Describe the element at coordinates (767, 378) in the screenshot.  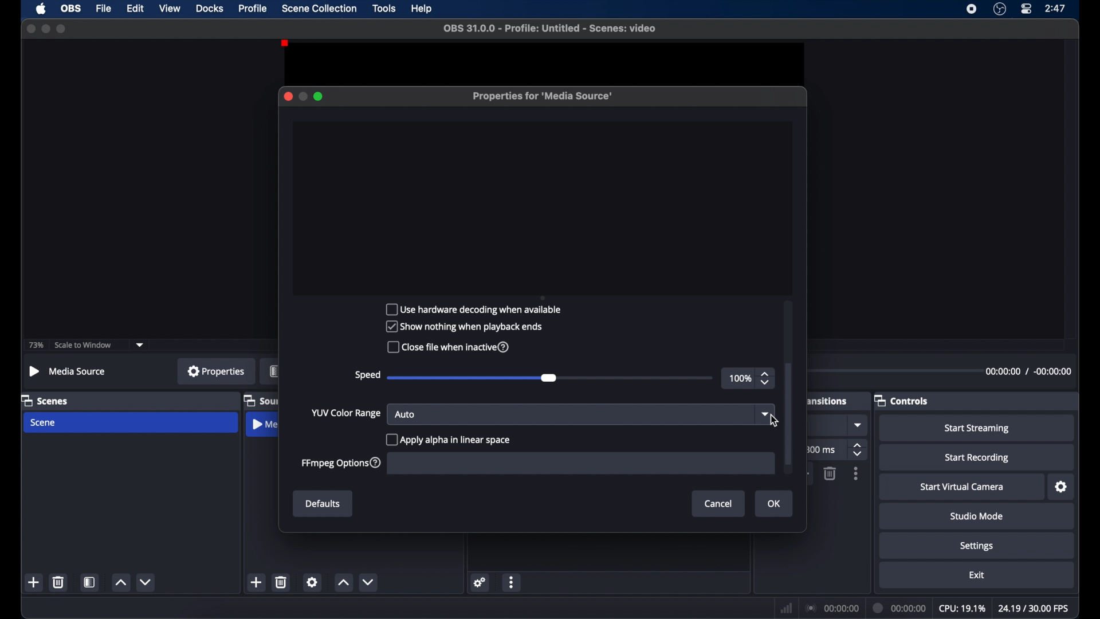
I see `stepper button` at that location.